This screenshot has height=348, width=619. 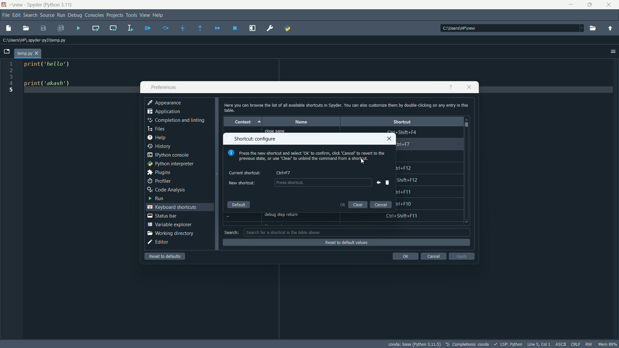 I want to click on cancel, so click(x=433, y=256).